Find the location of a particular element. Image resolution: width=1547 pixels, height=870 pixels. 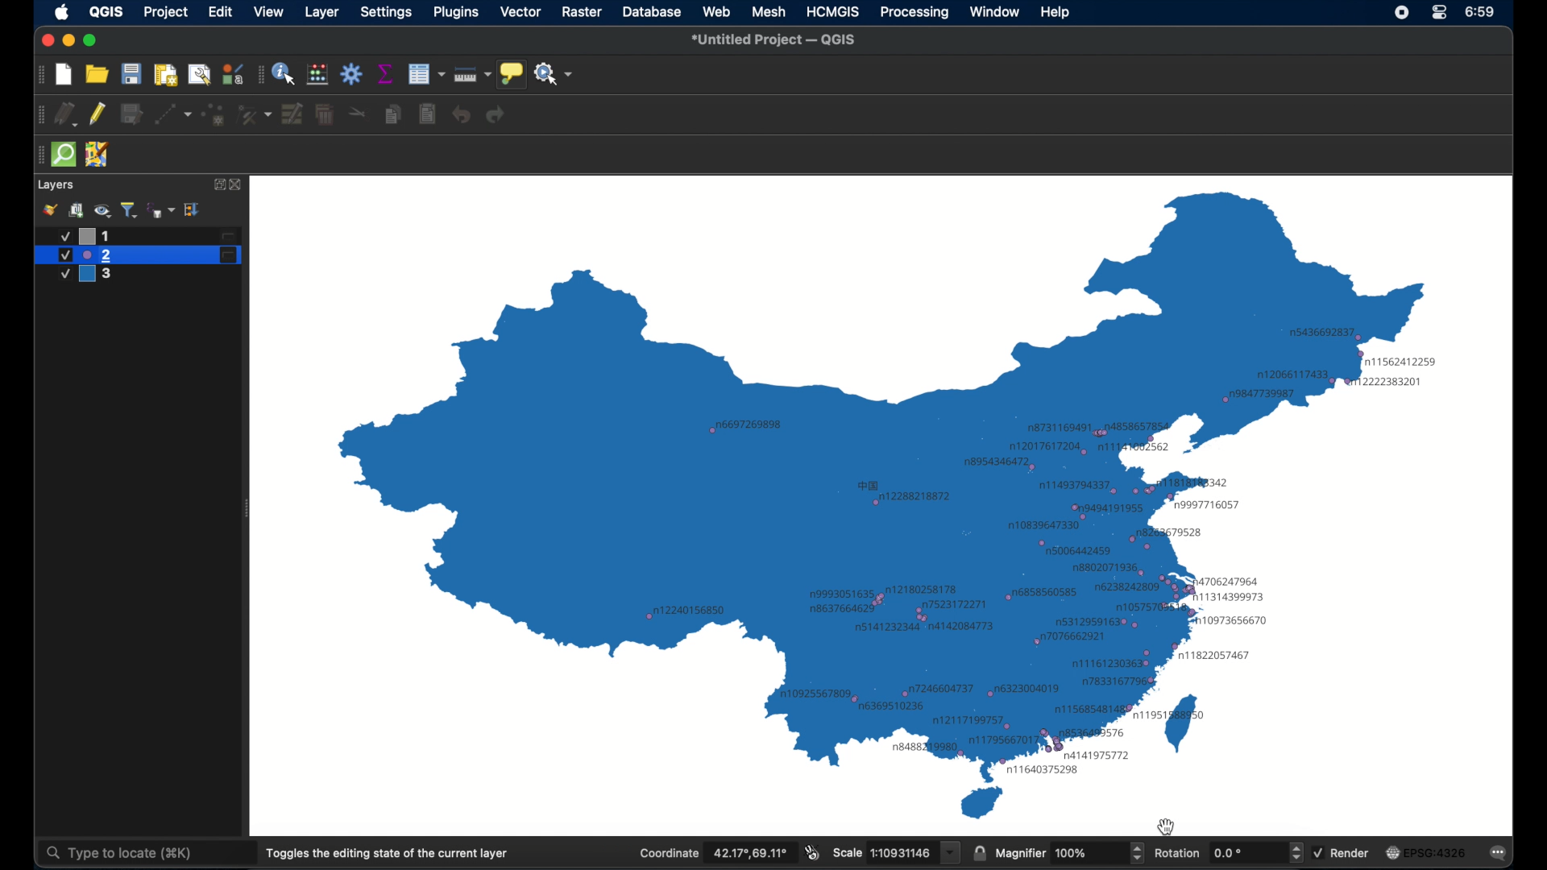

layer 2 is located at coordinates (138, 255).